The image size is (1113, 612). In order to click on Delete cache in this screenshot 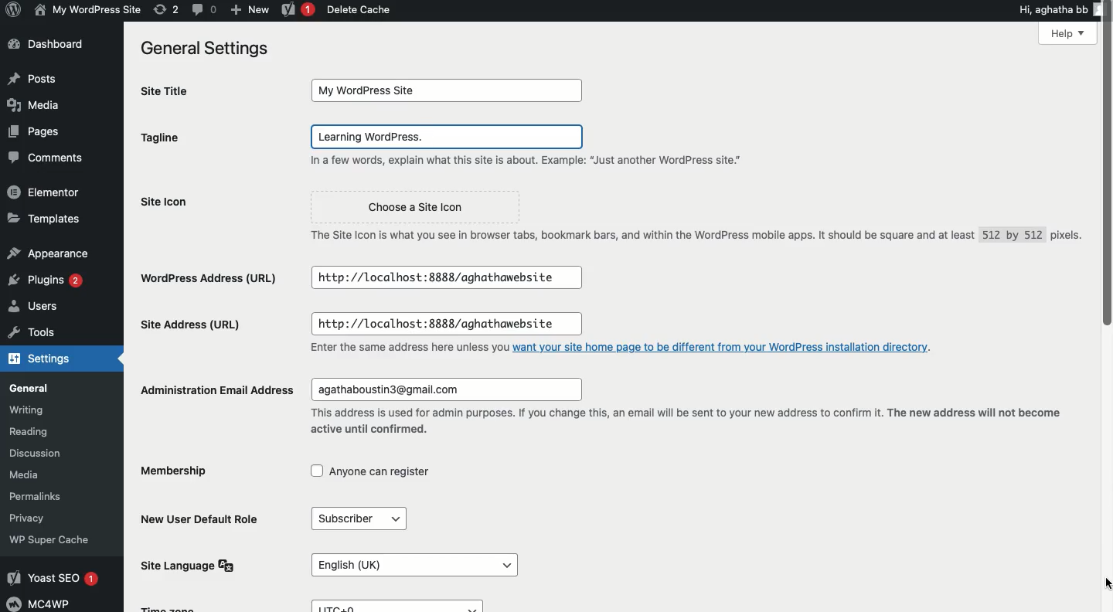, I will do `click(359, 9)`.